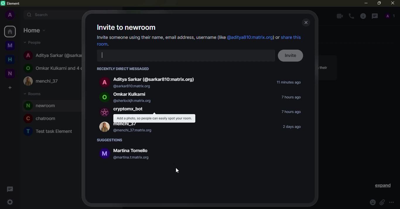 This screenshot has width=400, height=209. Describe the element at coordinates (198, 40) in the screenshot. I see `Invite someone using their name, email address, username (lie @aditya810:matrix.org) or share this room.` at that location.